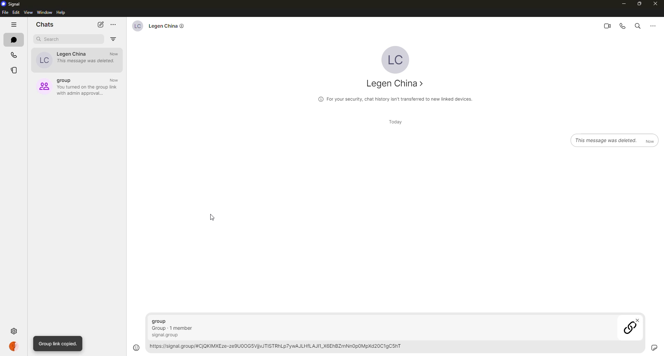 The image size is (664, 356). Describe the element at coordinates (45, 24) in the screenshot. I see `chats` at that location.